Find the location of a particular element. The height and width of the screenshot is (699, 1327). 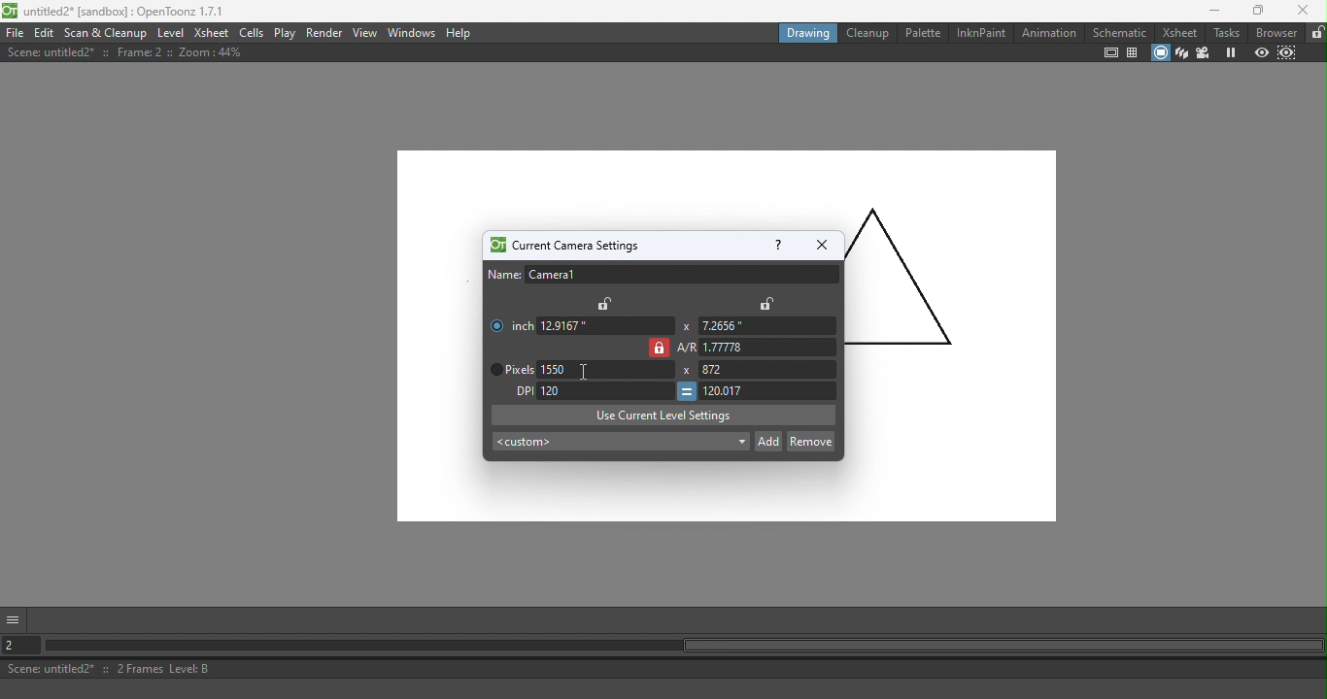

X is located at coordinates (685, 326).